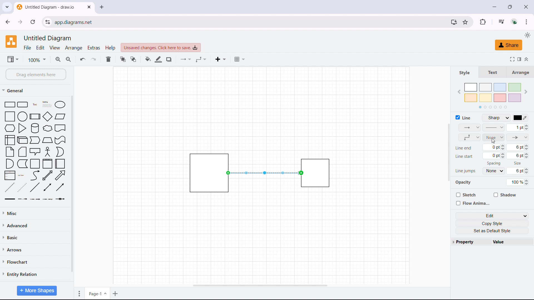 The image size is (534, 300). I want to click on help, so click(110, 48).